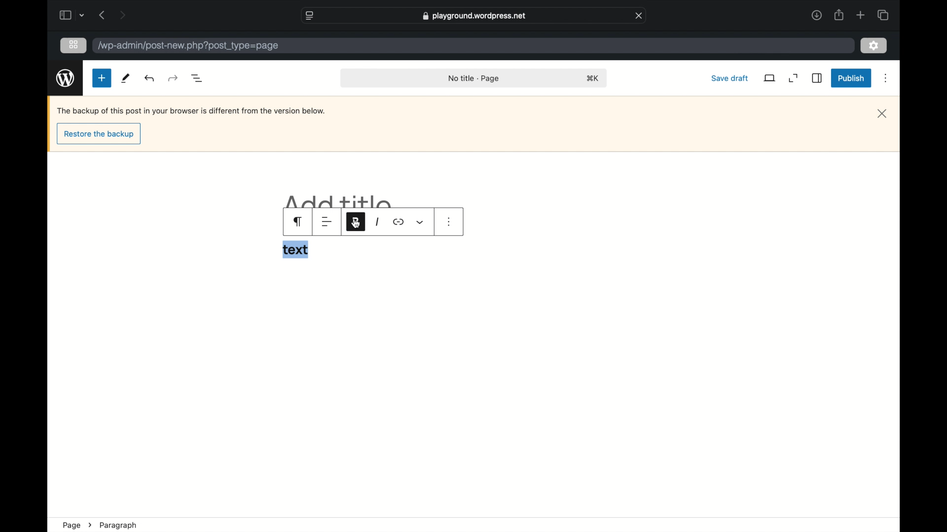  I want to click on bold, so click(356, 221).